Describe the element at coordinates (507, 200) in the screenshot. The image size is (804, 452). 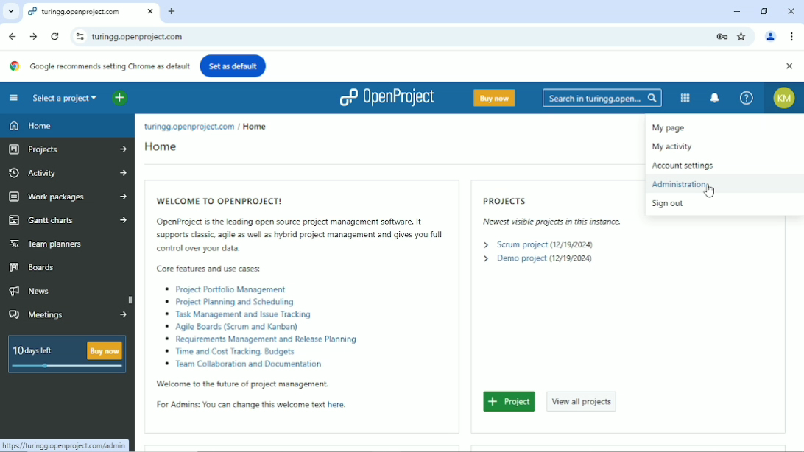
I see `Projects` at that location.